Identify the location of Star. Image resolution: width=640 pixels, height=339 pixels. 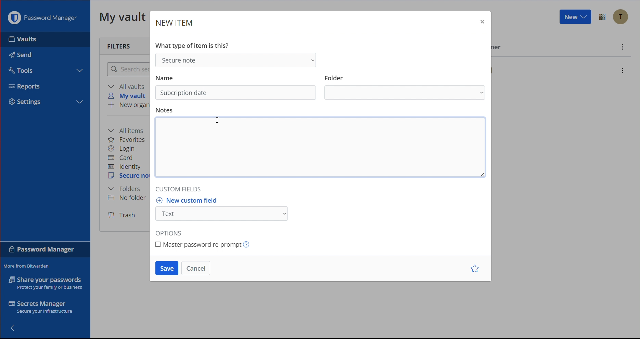
(476, 269).